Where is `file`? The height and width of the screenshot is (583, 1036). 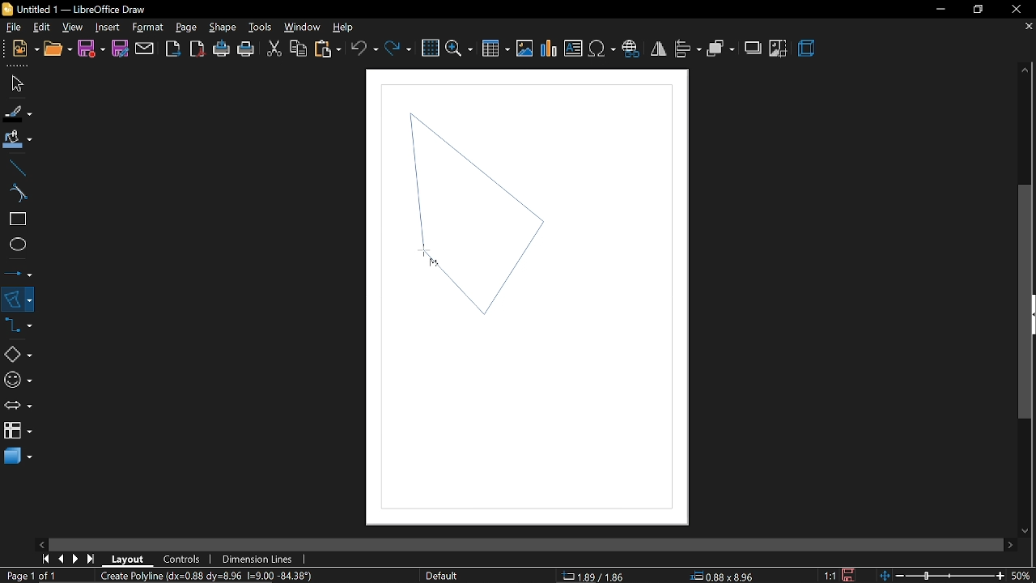
file is located at coordinates (14, 28).